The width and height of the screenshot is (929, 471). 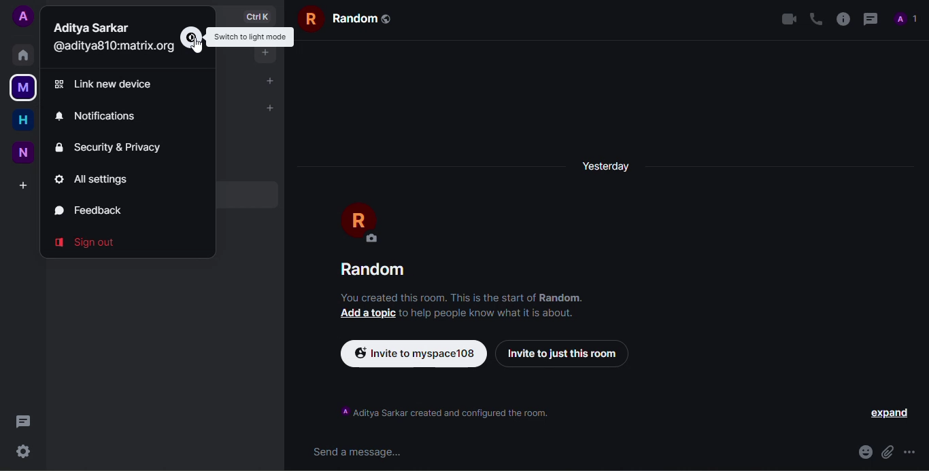 I want to click on Ctrl K, so click(x=255, y=14).